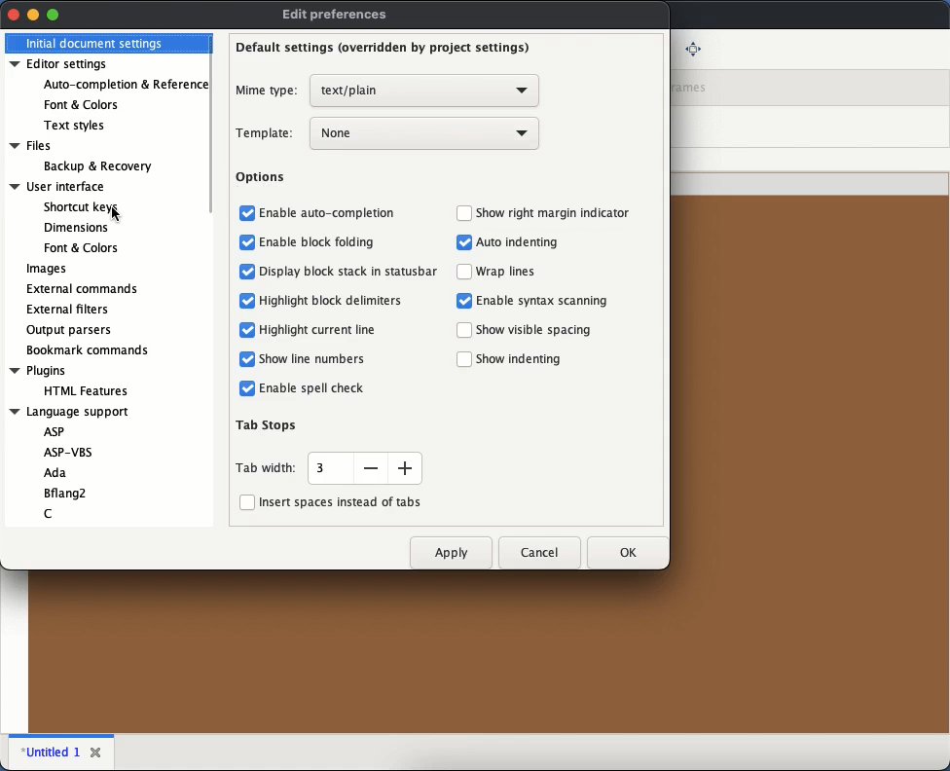 This screenshot has width=950, height=771. I want to click on Auto-completion & Reference, so click(125, 87).